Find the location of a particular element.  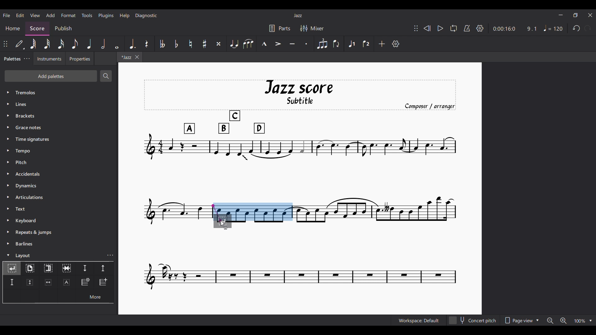

File menu  is located at coordinates (7, 16).